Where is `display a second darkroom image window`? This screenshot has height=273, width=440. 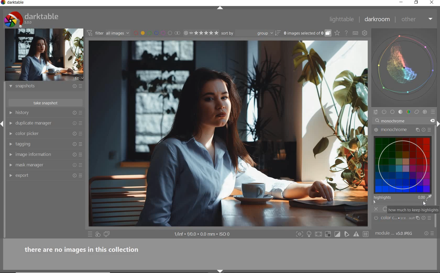
display a second darkroom image window is located at coordinates (107, 234).